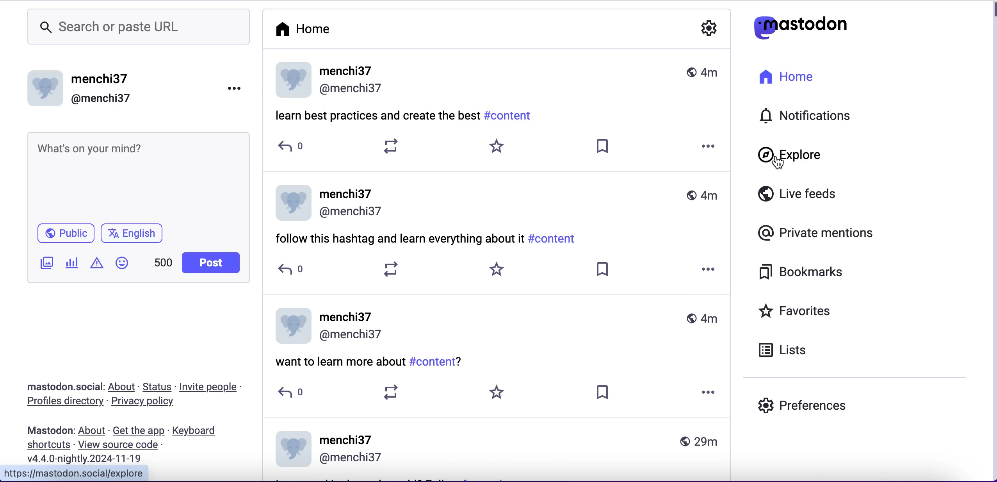 The width and height of the screenshot is (997, 482). I want to click on about, so click(92, 431).